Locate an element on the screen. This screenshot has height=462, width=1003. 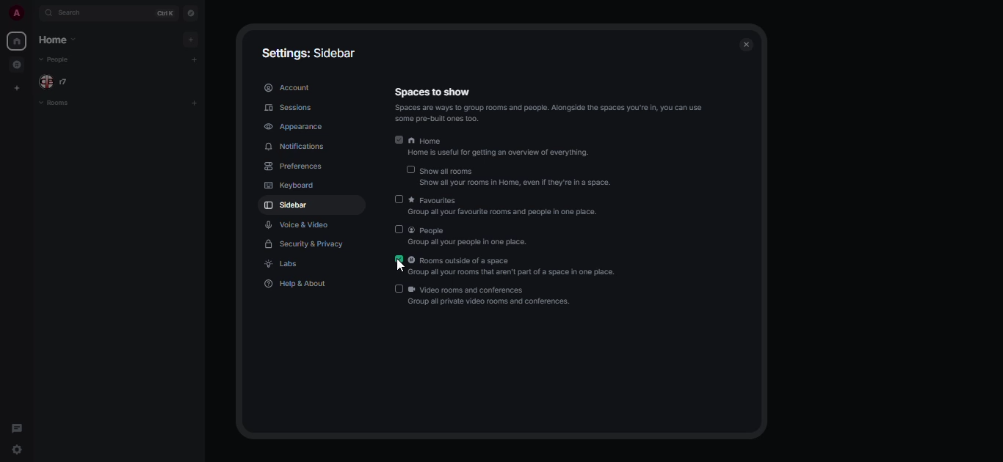
expand is located at coordinates (33, 14).